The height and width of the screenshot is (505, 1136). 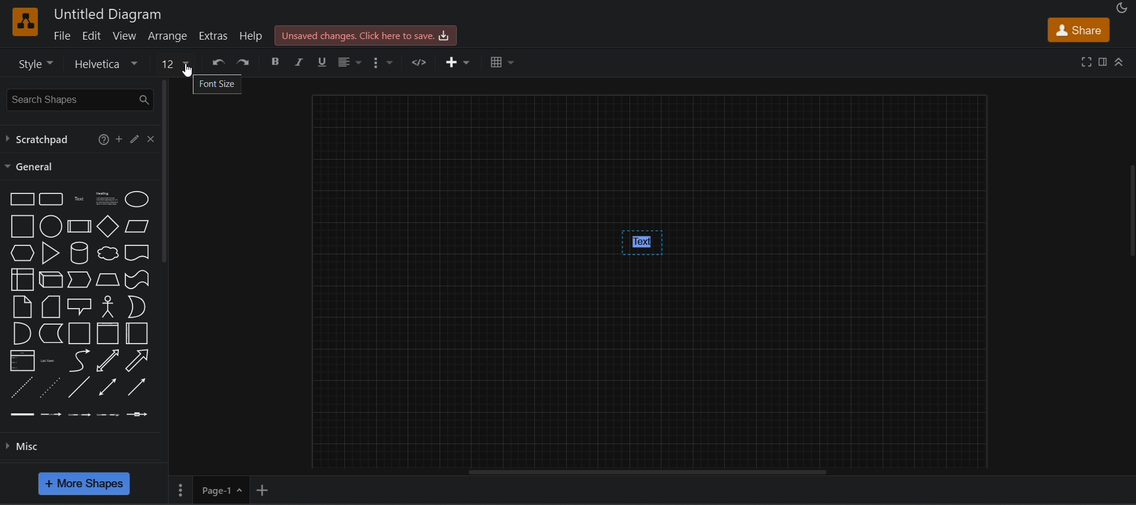 I want to click on Tape, so click(x=137, y=280).